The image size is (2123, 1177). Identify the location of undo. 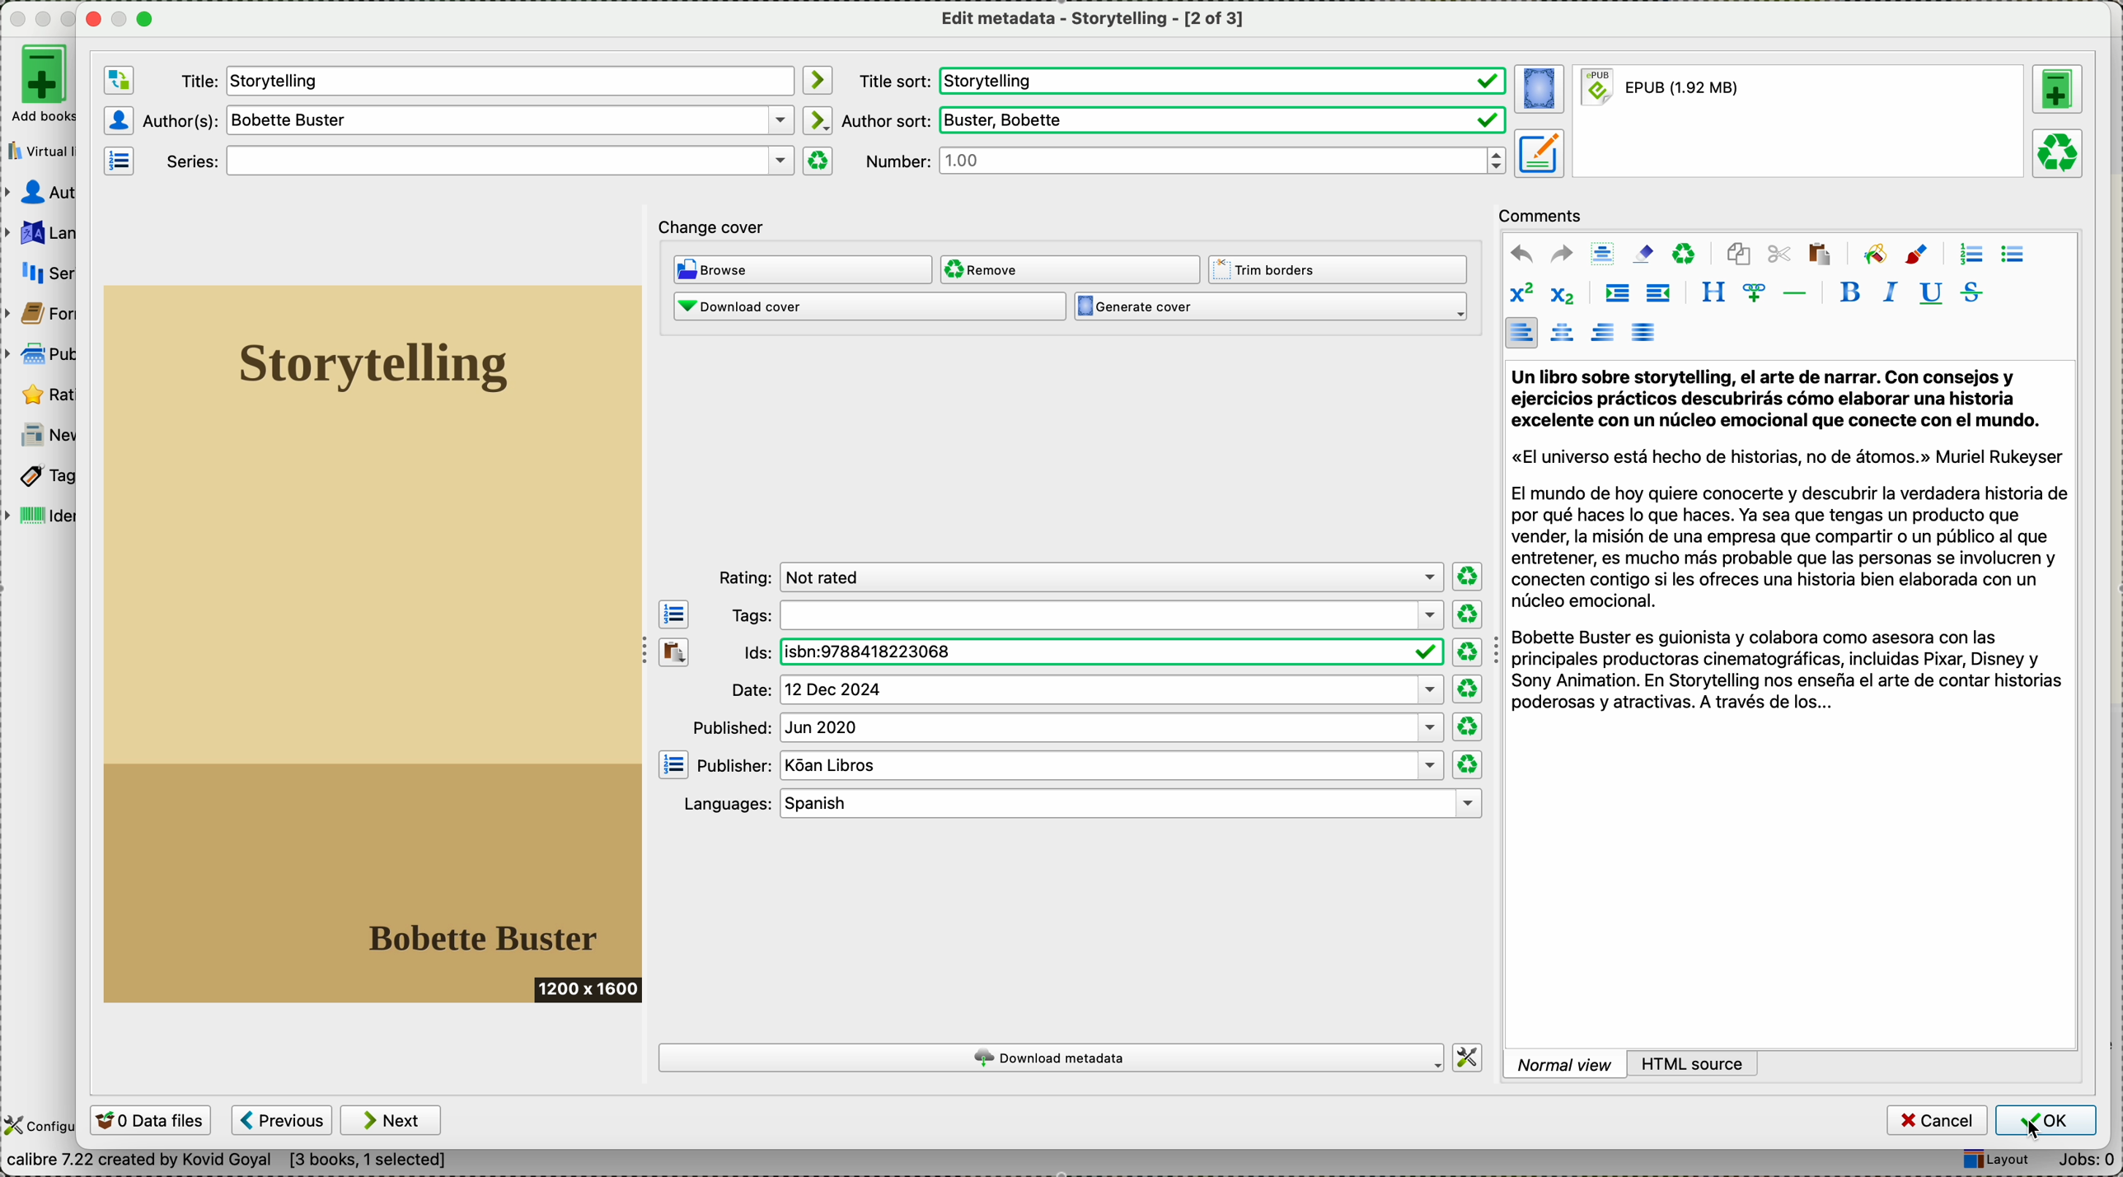
(1518, 253).